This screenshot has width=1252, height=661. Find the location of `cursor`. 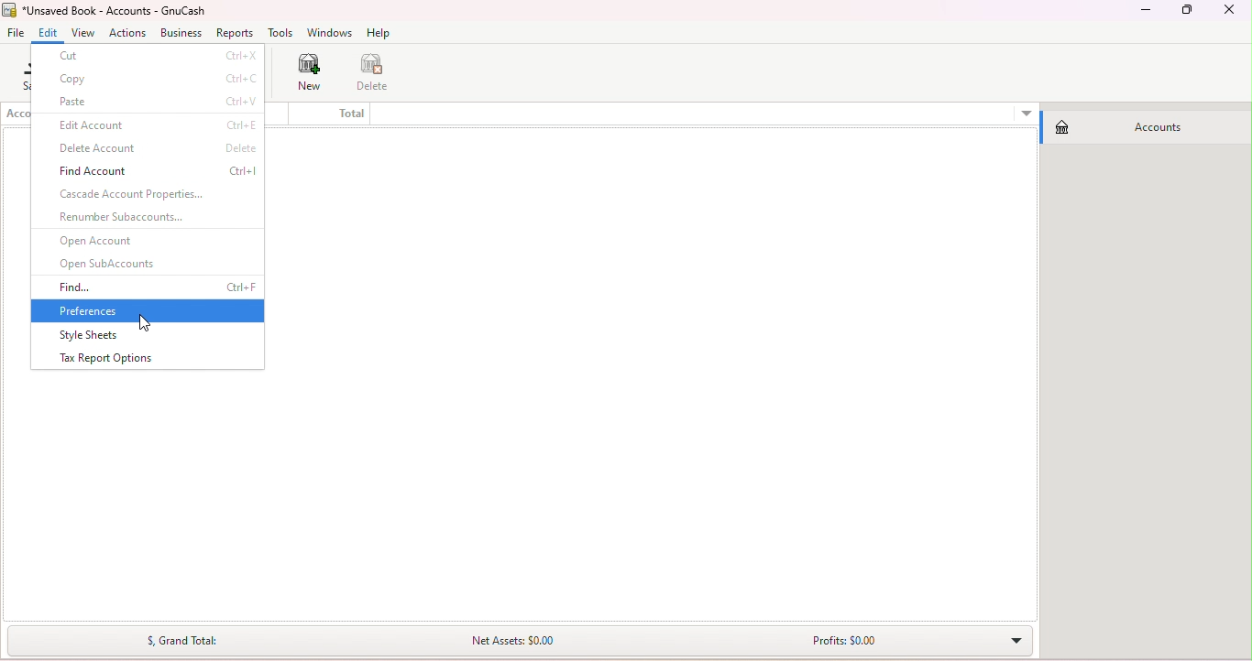

cursor is located at coordinates (145, 320).